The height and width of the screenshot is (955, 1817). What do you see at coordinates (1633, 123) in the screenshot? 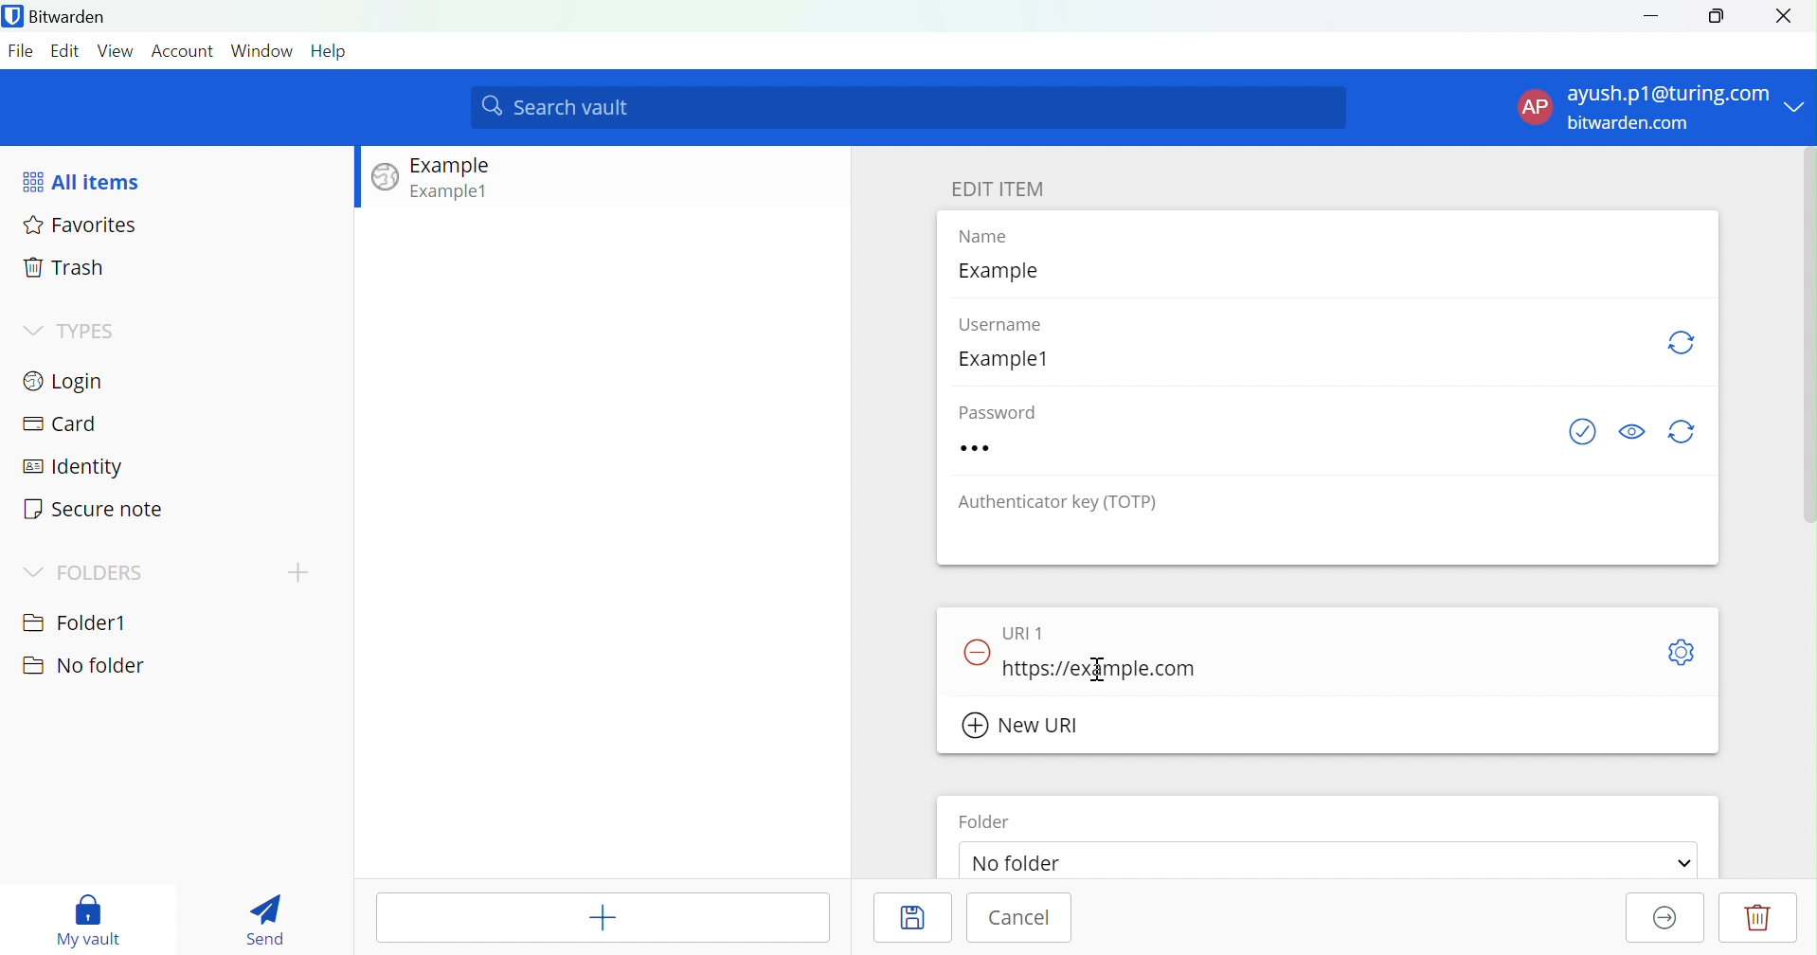
I see `bitwarden.com` at bounding box center [1633, 123].